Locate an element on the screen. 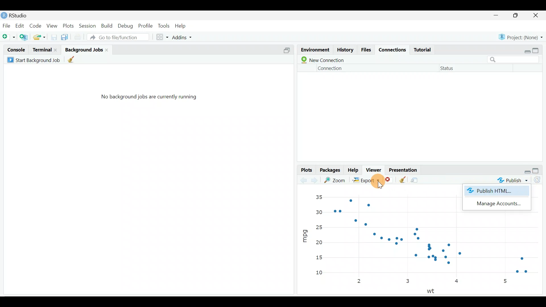 The image size is (546, 307). Scatter Plot chart is located at coordinates (444, 247).